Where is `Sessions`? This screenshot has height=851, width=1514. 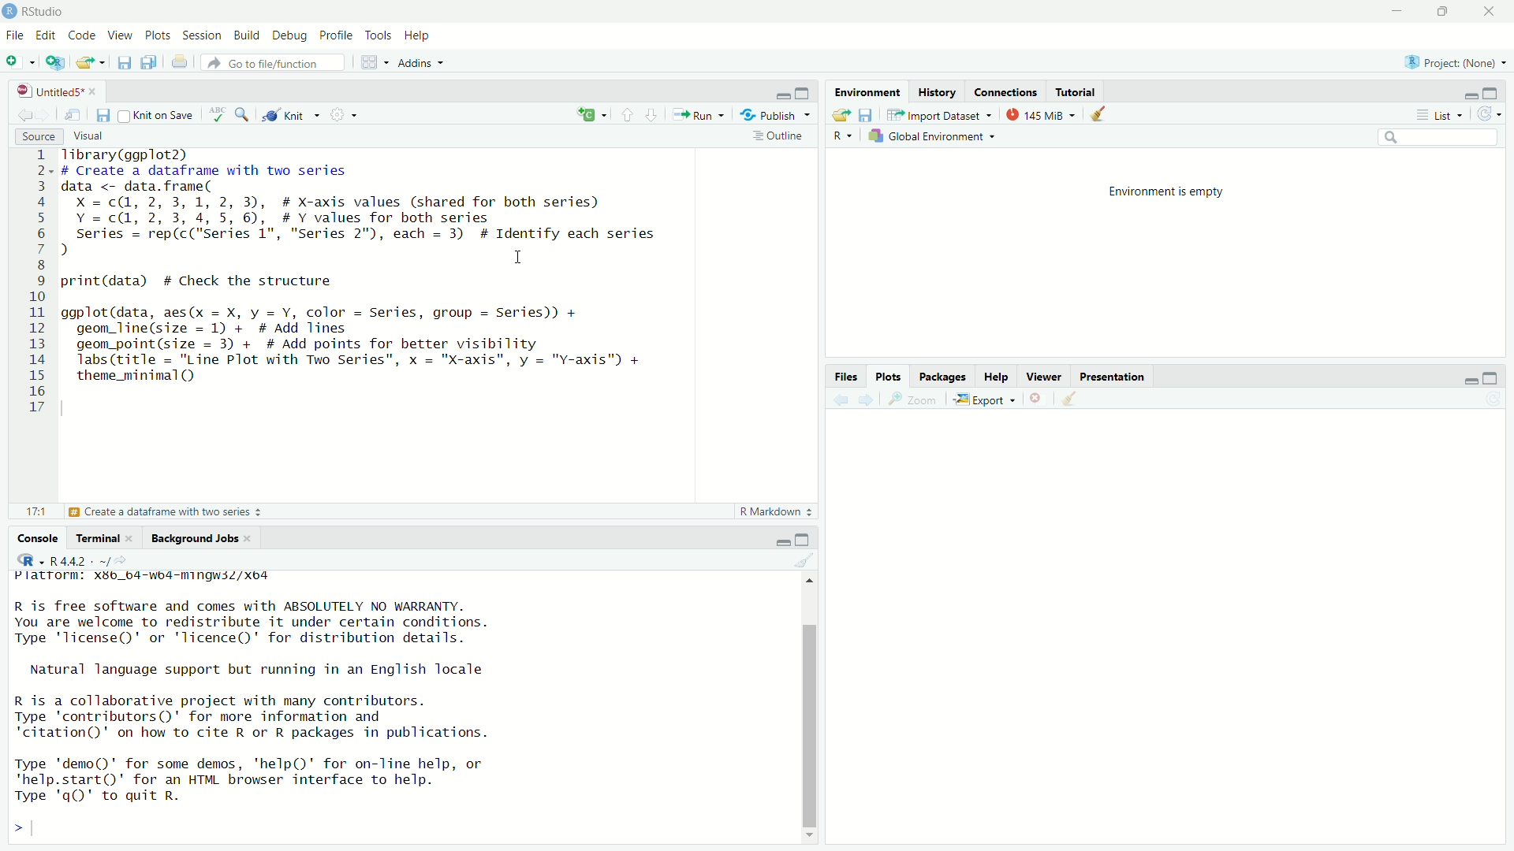
Sessions is located at coordinates (202, 38).